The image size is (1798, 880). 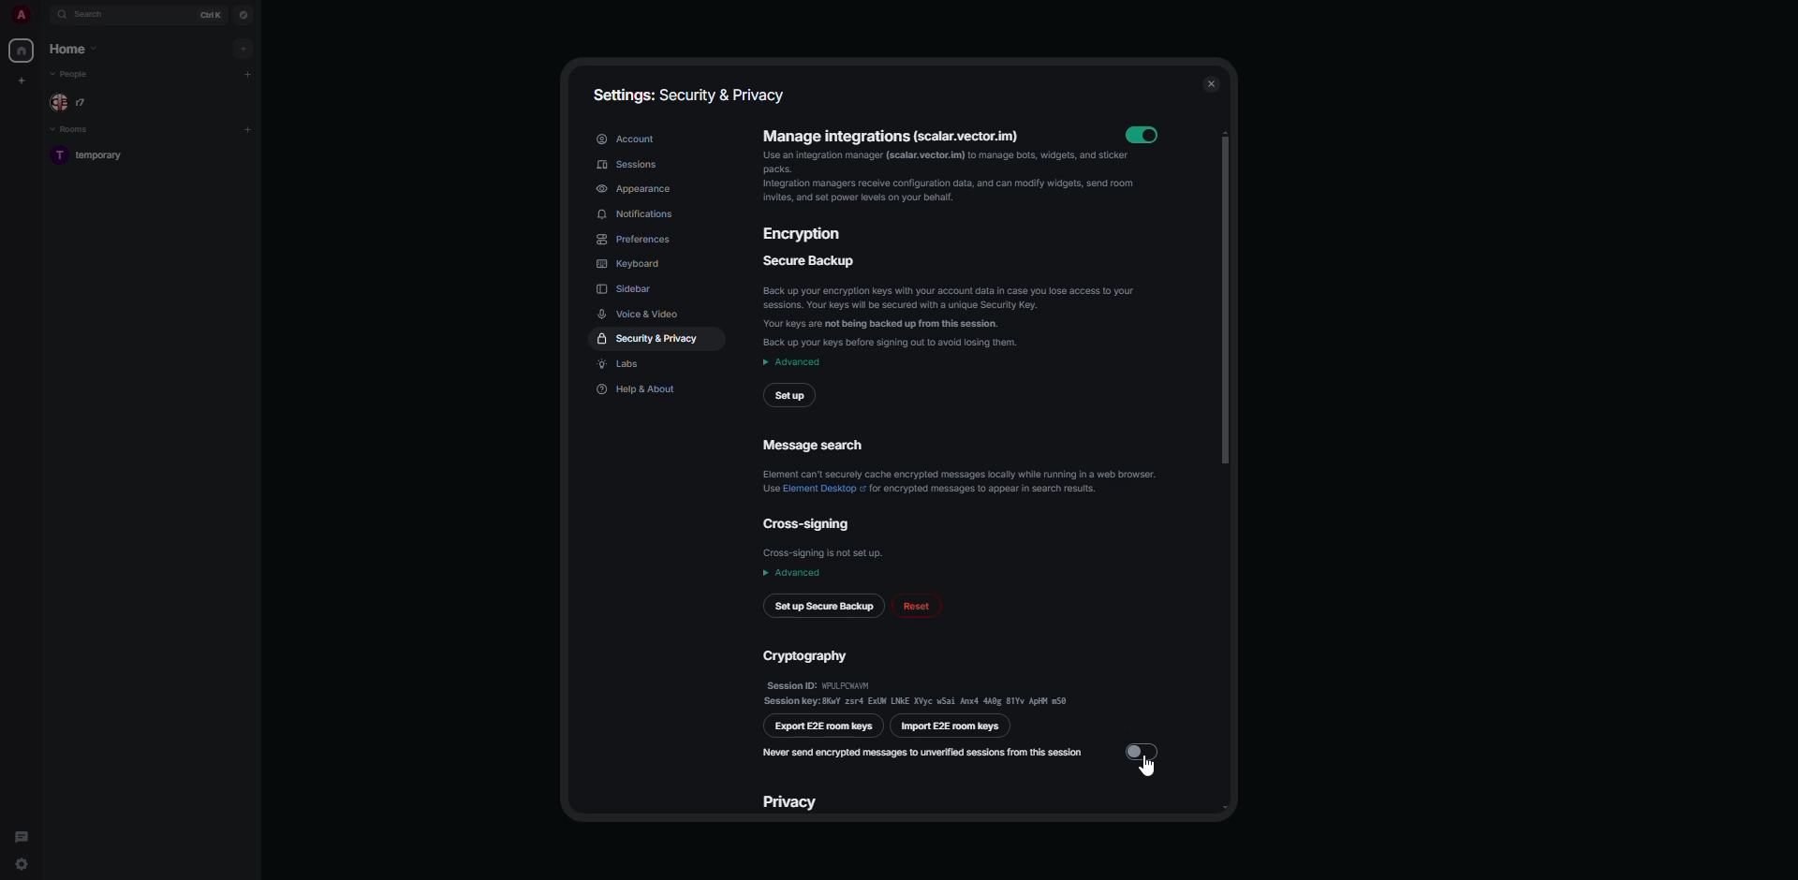 I want to click on quick settings, so click(x=20, y=867).